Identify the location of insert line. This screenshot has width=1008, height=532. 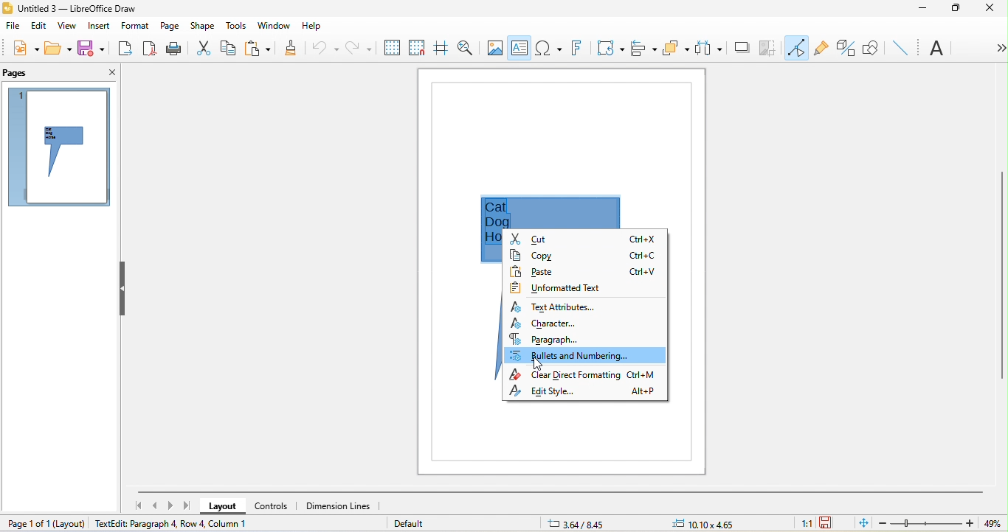
(900, 46).